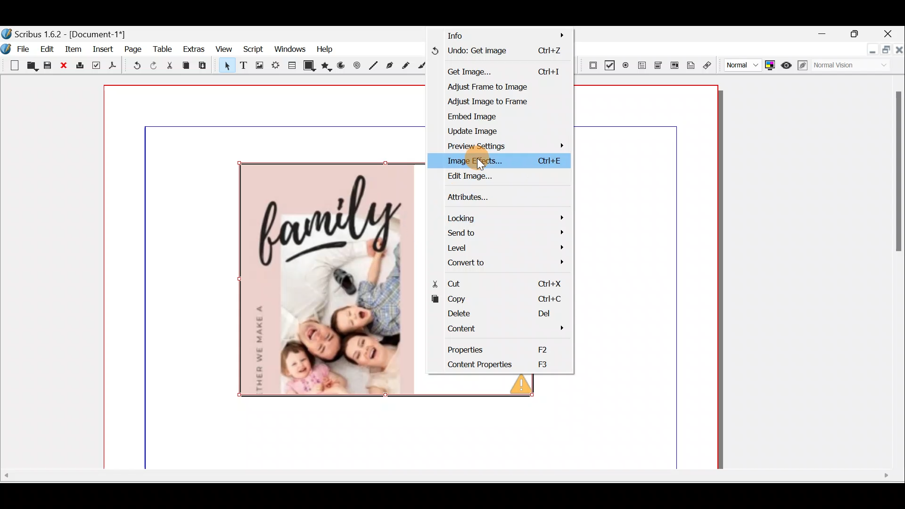 This screenshot has width=905, height=509. What do you see at coordinates (489, 195) in the screenshot?
I see `Attributes` at bounding box center [489, 195].